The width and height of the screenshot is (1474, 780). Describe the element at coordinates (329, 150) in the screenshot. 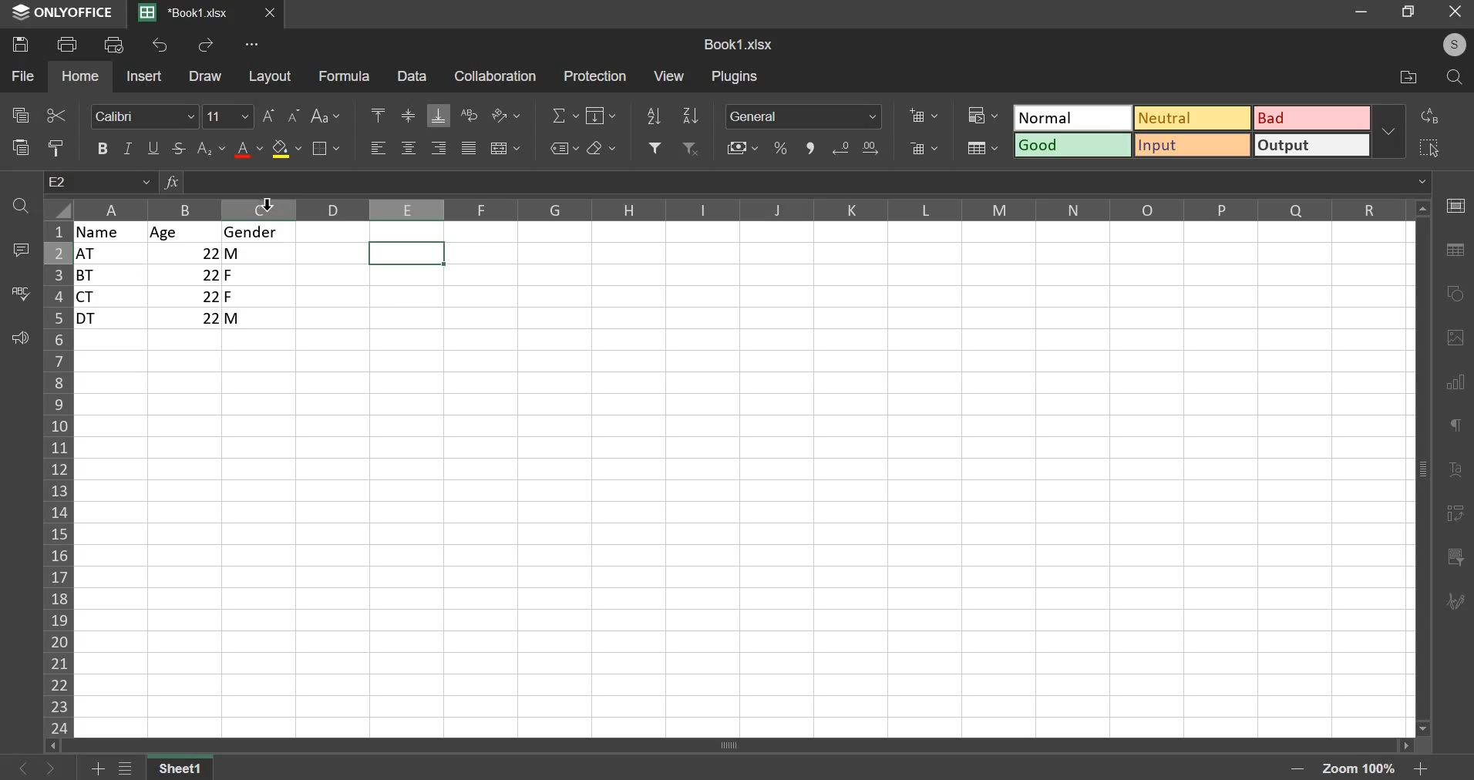

I see `border` at that location.